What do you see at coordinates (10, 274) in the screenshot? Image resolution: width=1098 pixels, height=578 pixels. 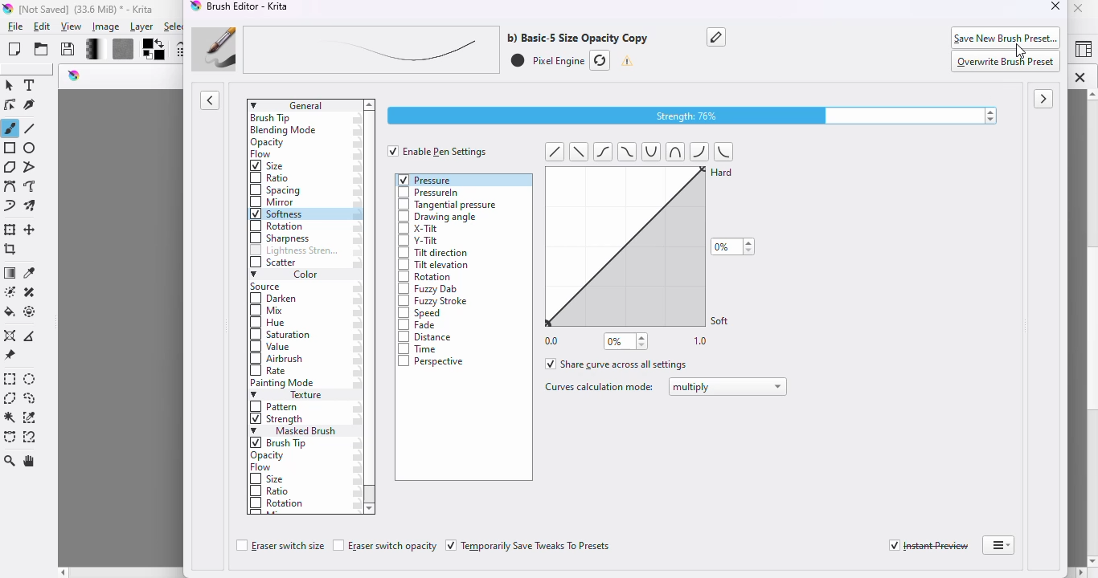 I see `draw a gradient` at bounding box center [10, 274].